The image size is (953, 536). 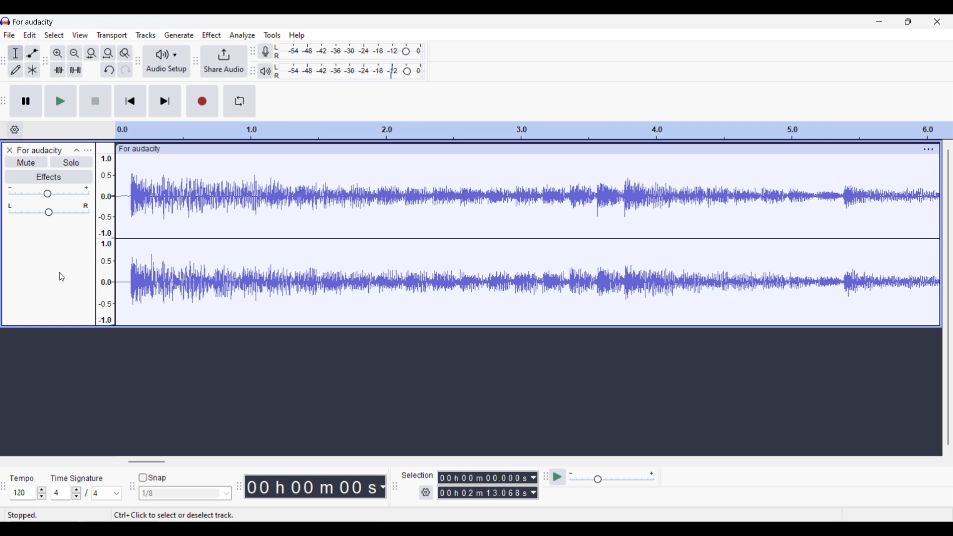 I want to click on Selection tool, so click(x=16, y=53).